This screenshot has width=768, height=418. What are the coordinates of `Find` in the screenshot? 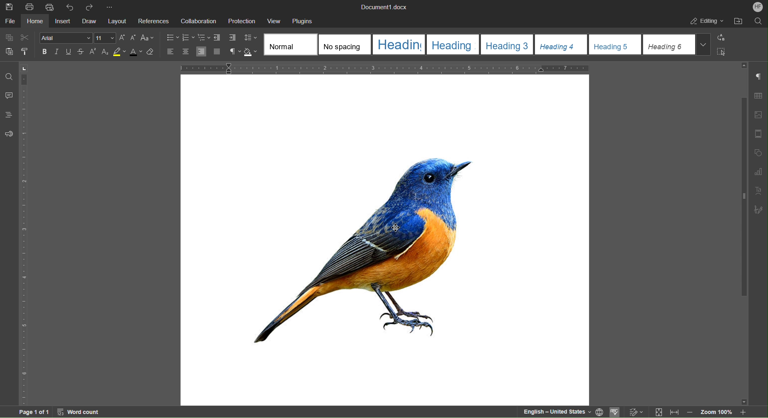 It's located at (9, 76).